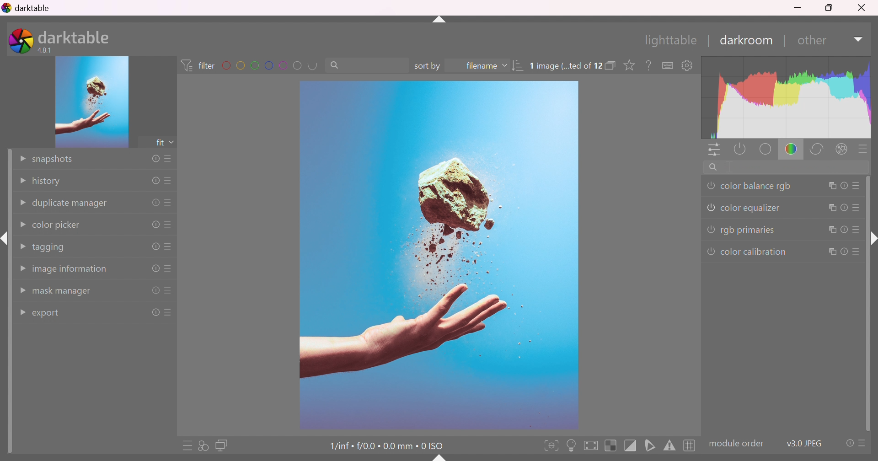 This screenshot has width=878, height=461. Describe the element at coordinates (152, 313) in the screenshot. I see `reset` at that location.